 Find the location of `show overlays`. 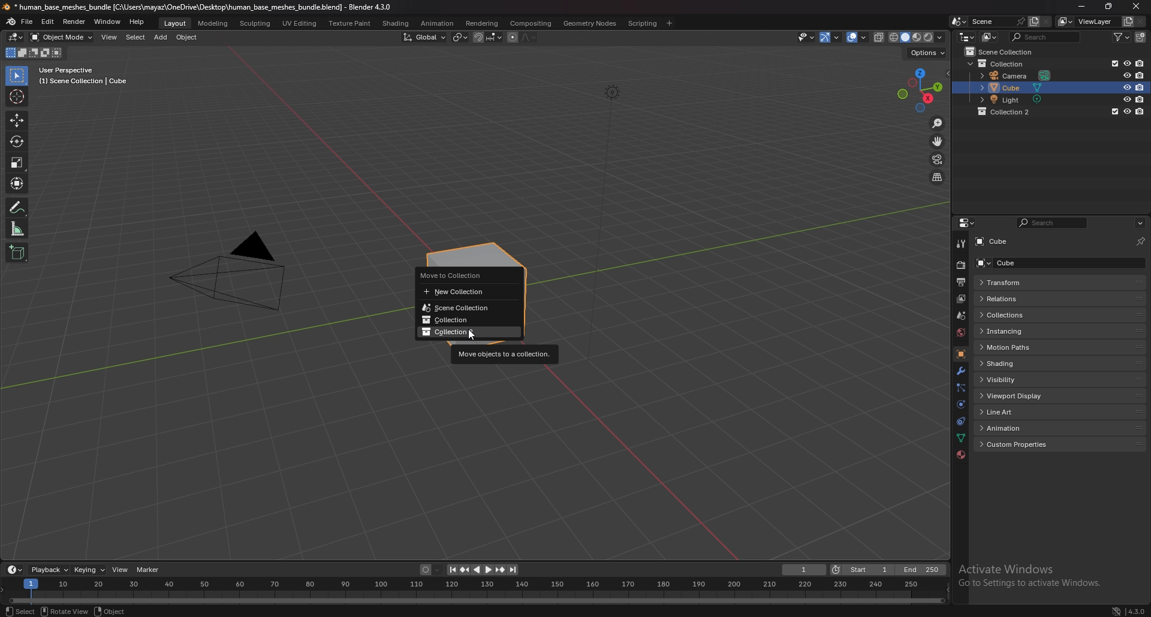

show overlays is located at coordinates (858, 37).